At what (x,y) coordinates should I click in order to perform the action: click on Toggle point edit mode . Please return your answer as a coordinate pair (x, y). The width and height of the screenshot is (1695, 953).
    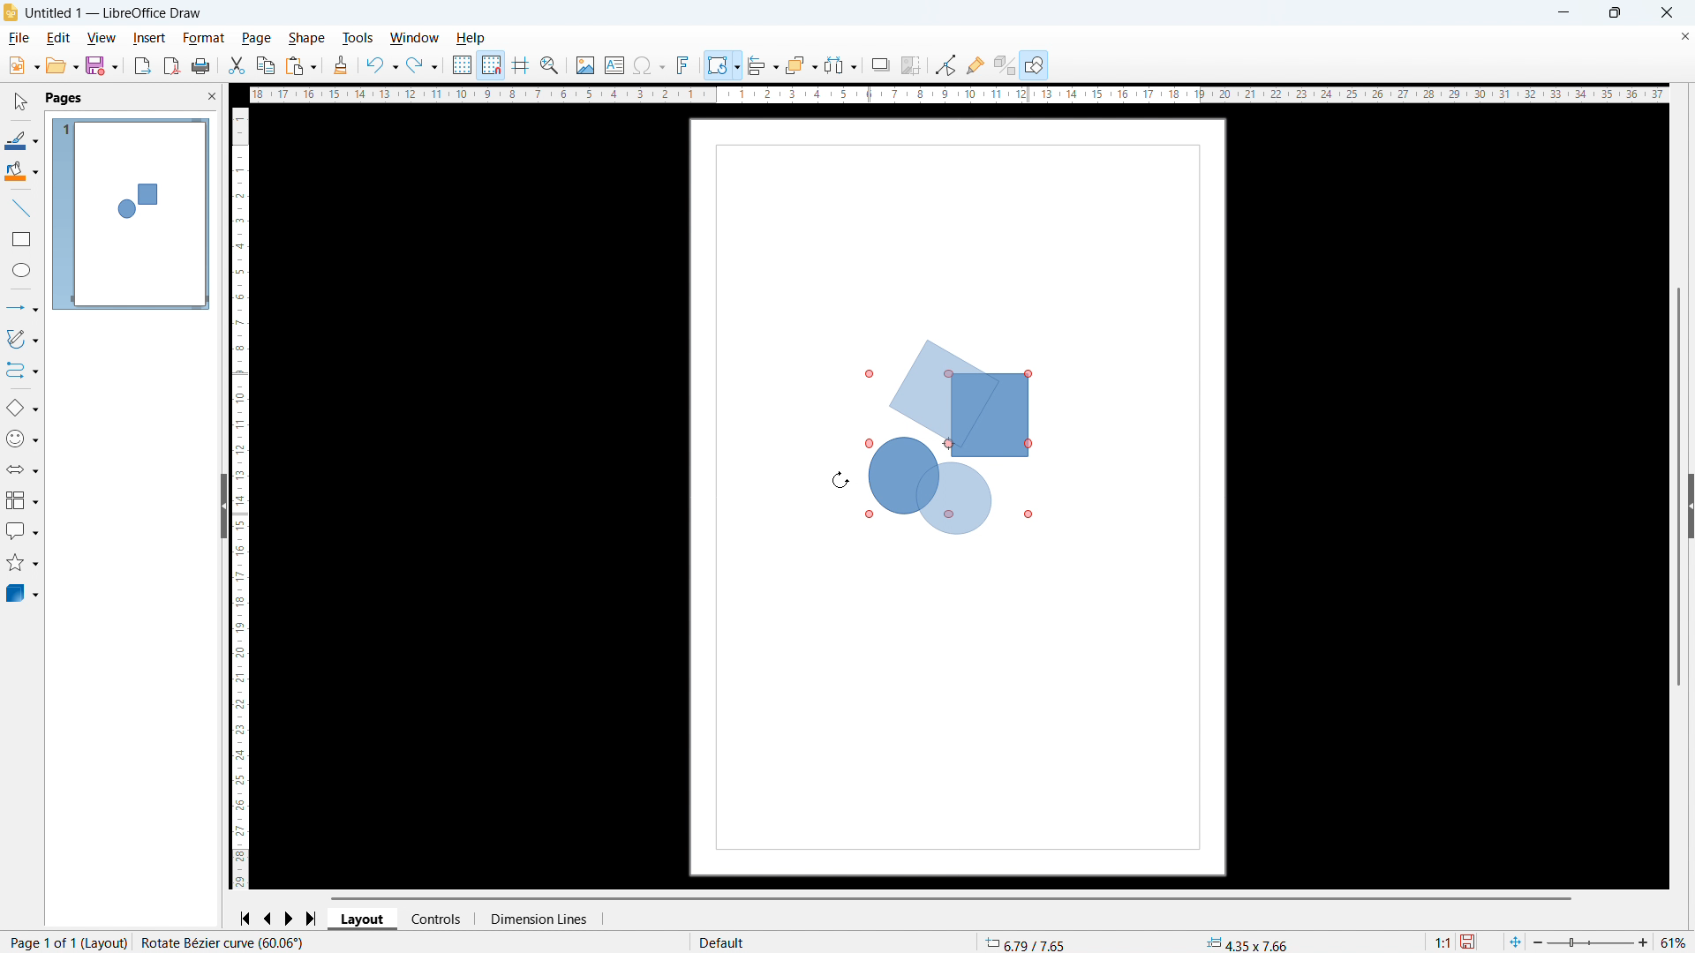
    Looking at the image, I should click on (945, 64).